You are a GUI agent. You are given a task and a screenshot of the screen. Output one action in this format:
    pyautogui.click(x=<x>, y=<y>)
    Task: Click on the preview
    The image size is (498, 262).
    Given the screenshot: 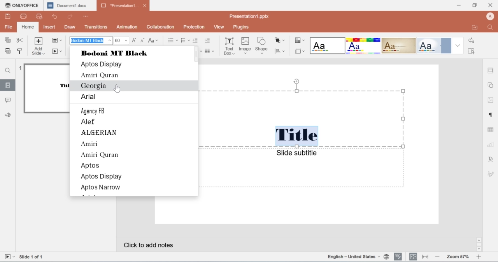 What is the action you would take?
    pyautogui.click(x=47, y=89)
    